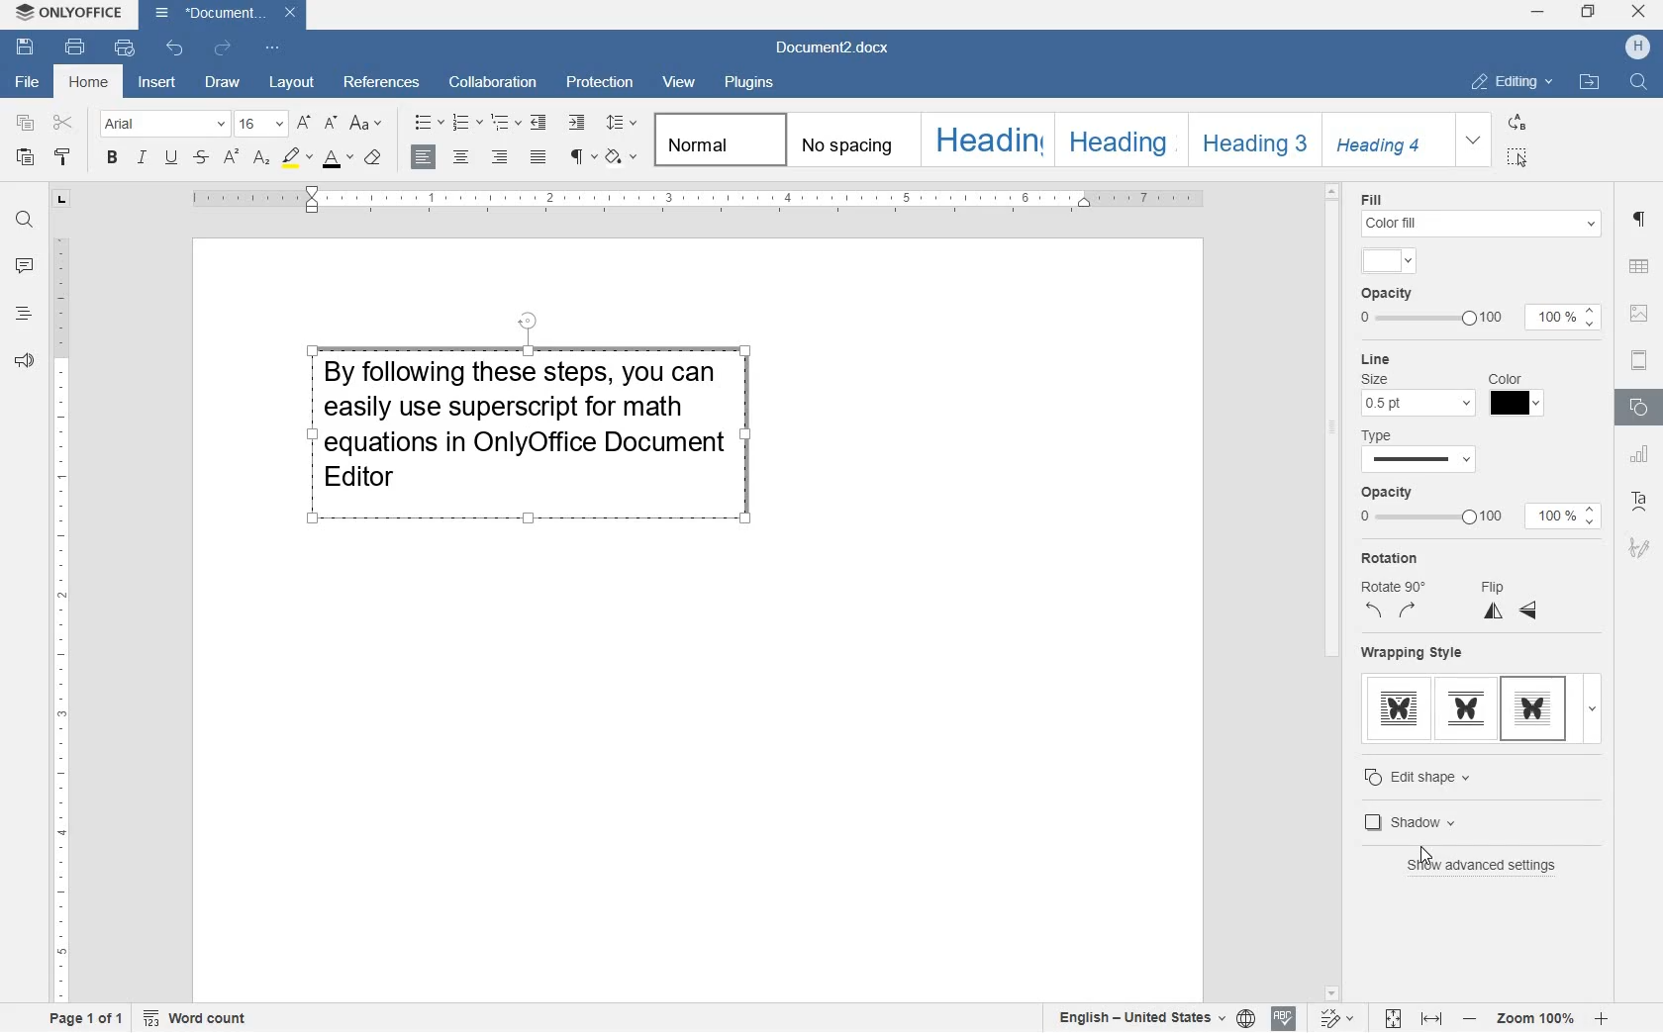 The height and width of the screenshot is (1033, 1663). Describe the element at coordinates (469, 122) in the screenshot. I see `numbering` at that location.